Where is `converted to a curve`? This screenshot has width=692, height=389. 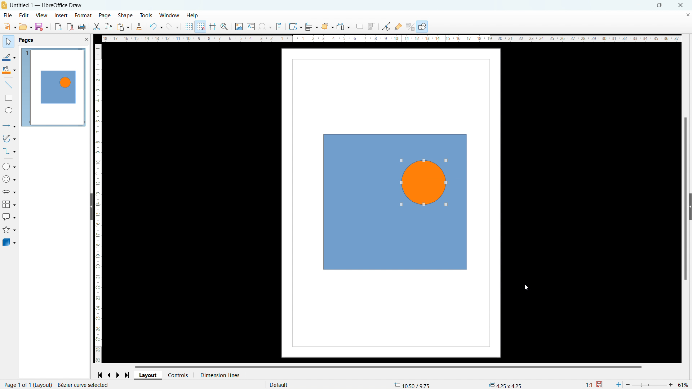
converted to a curve is located at coordinates (423, 183).